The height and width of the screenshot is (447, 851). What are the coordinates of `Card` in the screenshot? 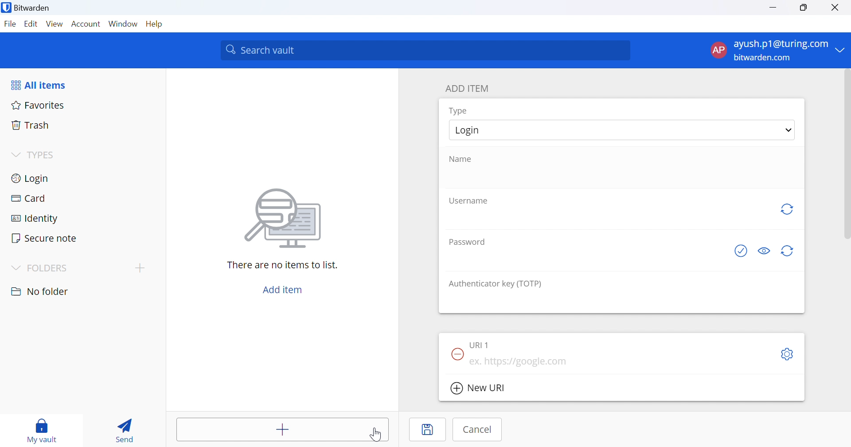 It's located at (29, 198).